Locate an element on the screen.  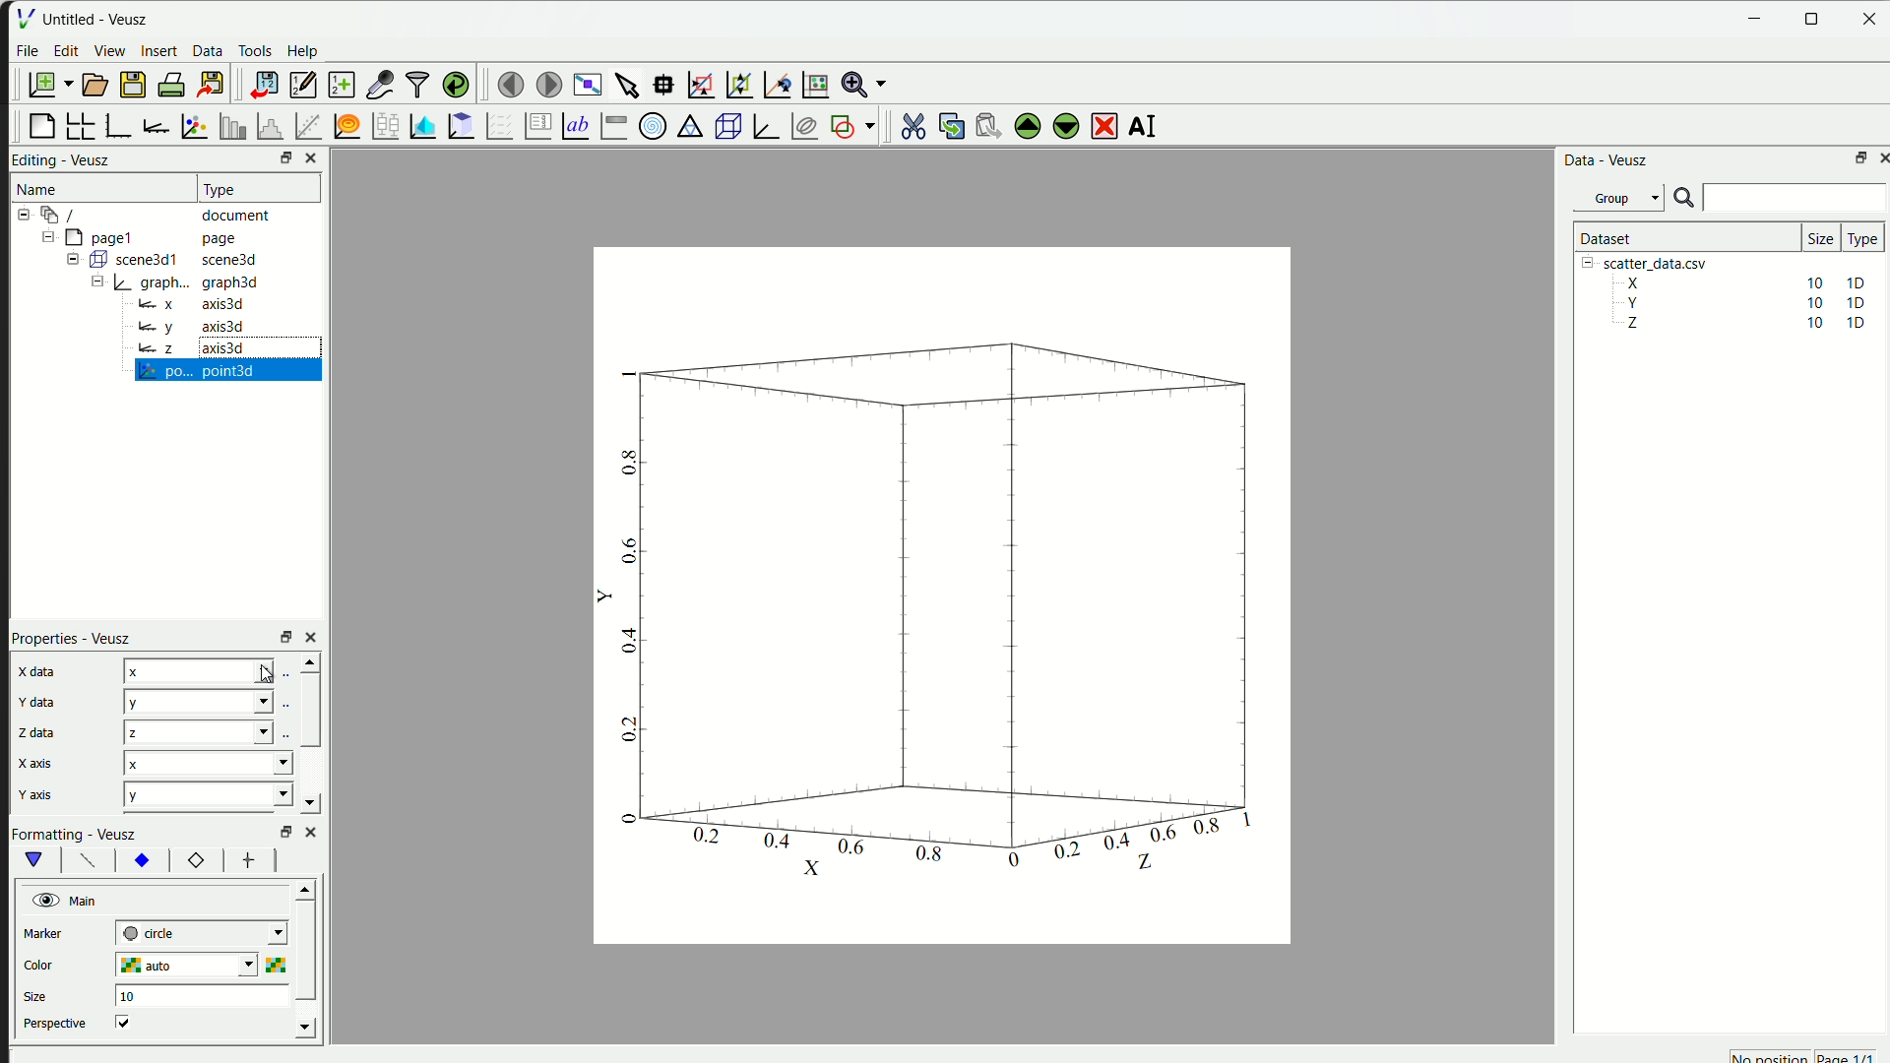
= x axis3d is located at coordinates (201, 303).